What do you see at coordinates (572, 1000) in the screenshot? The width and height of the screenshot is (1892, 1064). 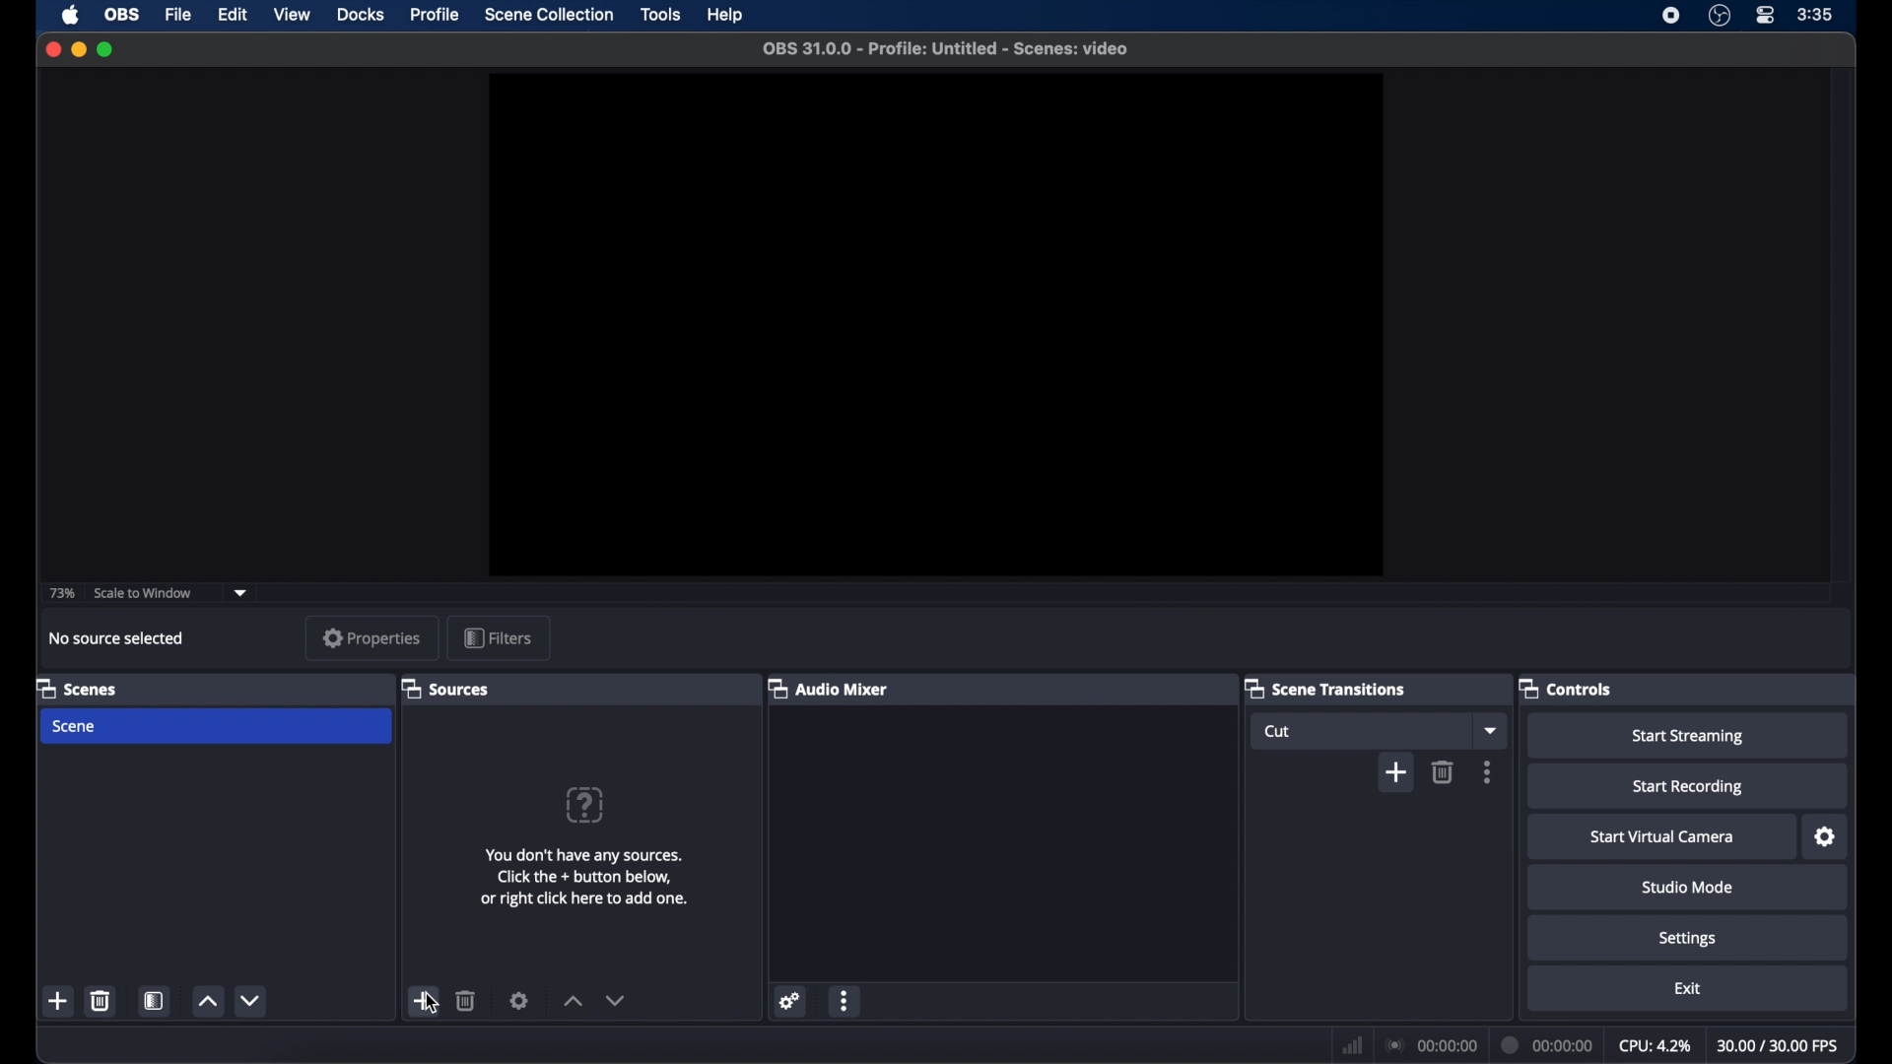 I see `increment` at bounding box center [572, 1000].